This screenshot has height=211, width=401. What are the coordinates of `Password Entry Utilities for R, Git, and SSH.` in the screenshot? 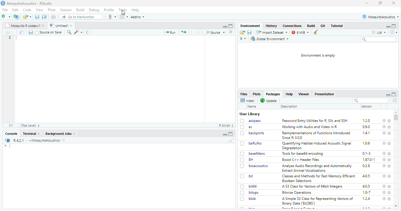 It's located at (316, 120).